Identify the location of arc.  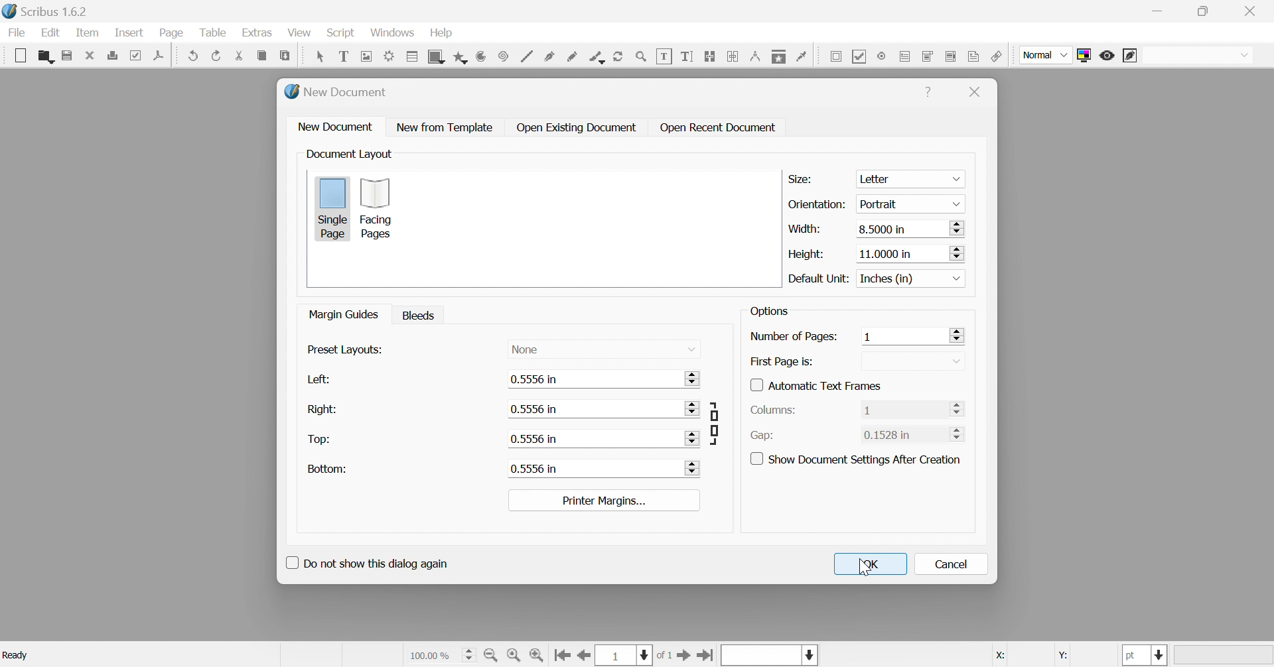
(481, 58).